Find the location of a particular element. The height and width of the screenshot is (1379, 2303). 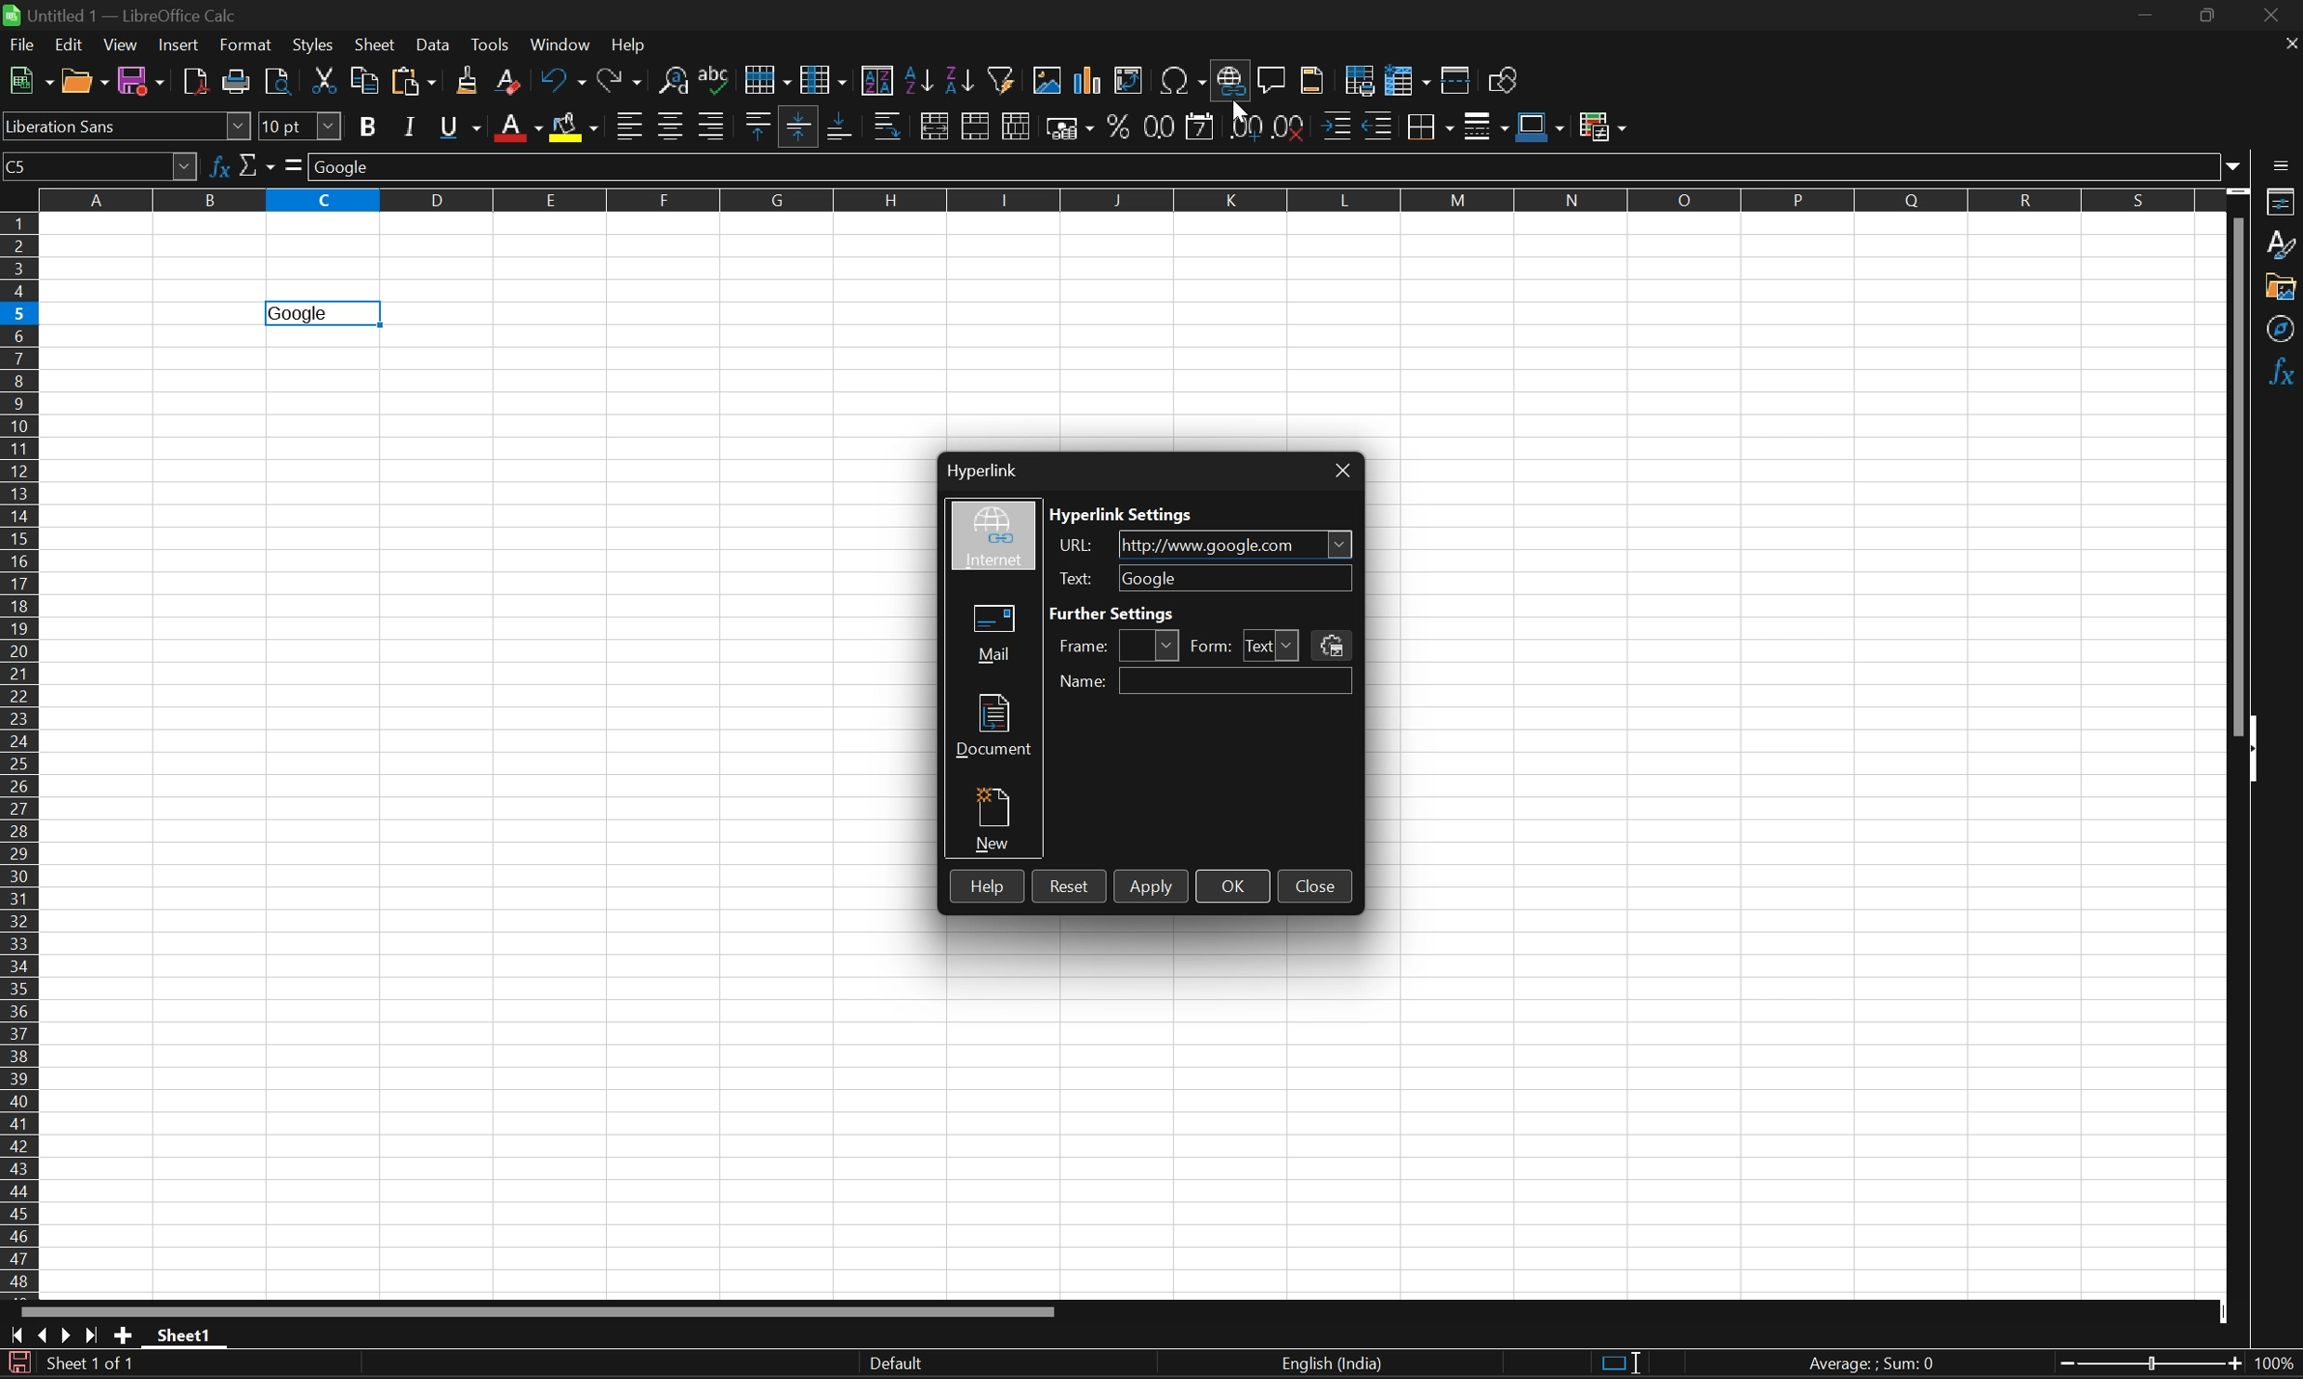

Close is located at coordinates (1316, 886).